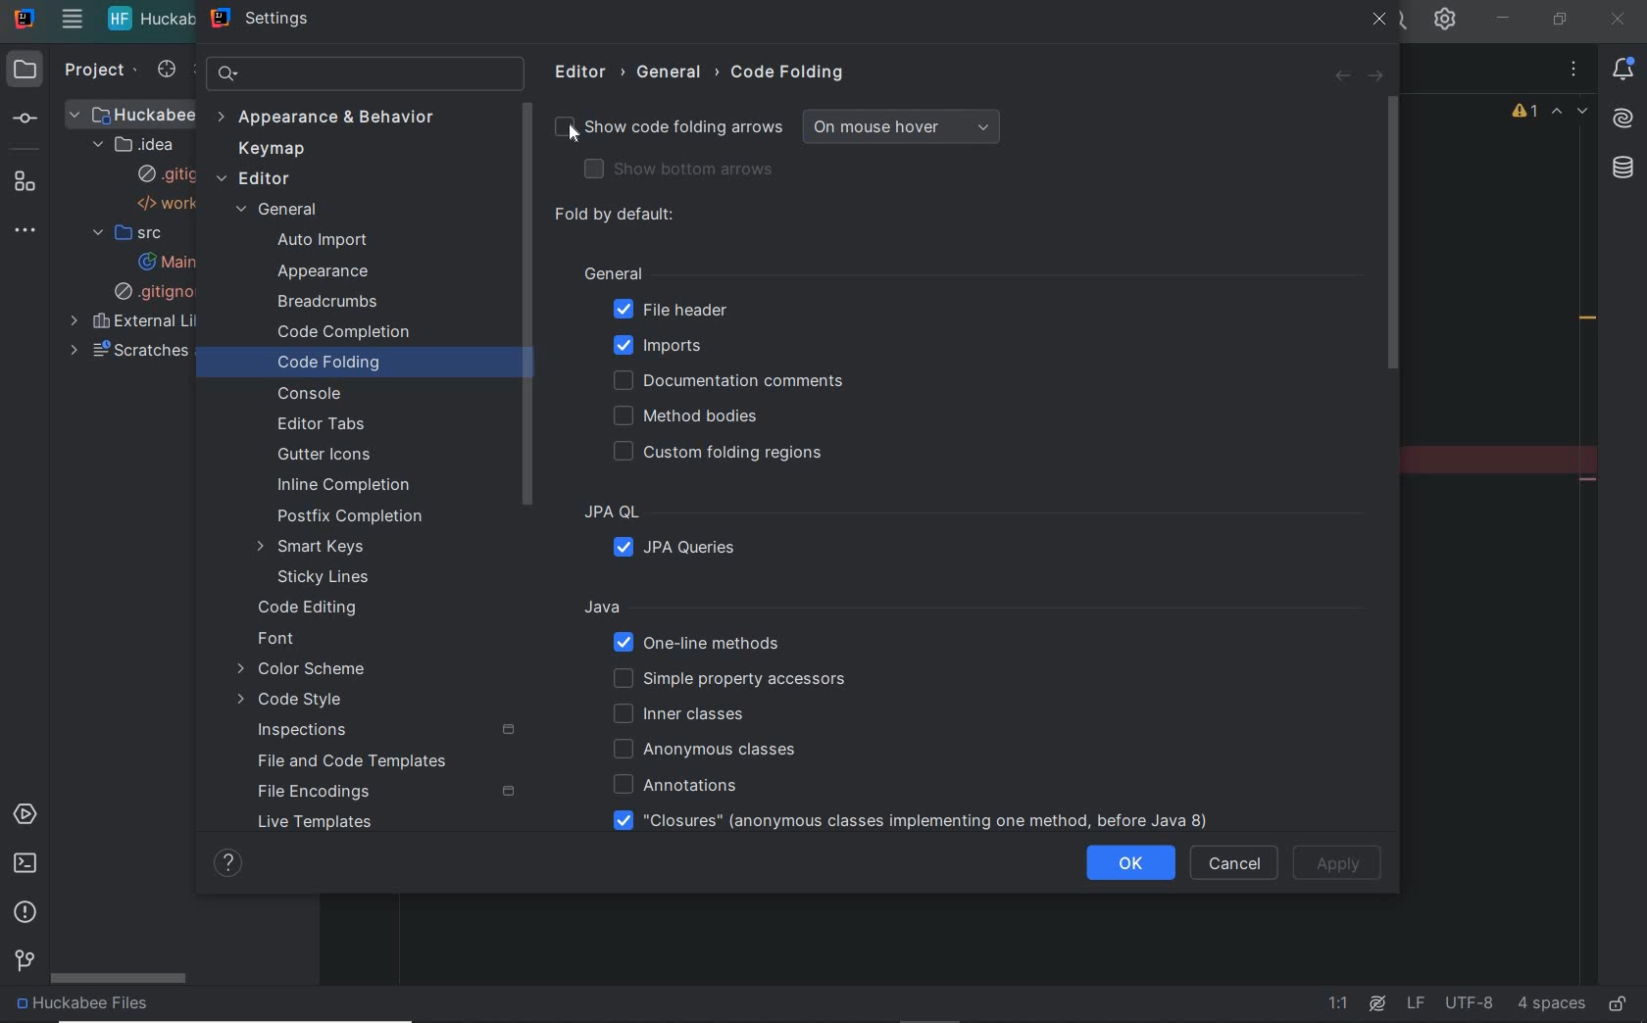  I want to click on code folding, so click(329, 361).